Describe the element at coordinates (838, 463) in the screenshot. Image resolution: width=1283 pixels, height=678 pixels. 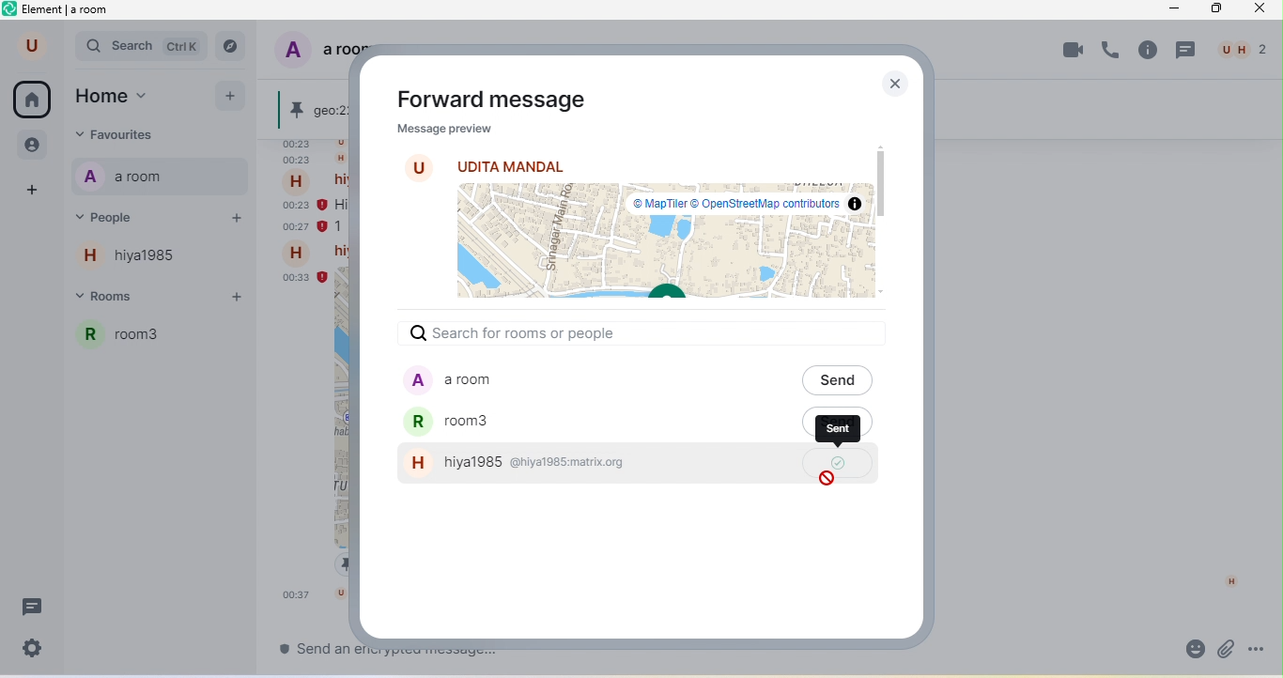
I see `tick mark` at that location.